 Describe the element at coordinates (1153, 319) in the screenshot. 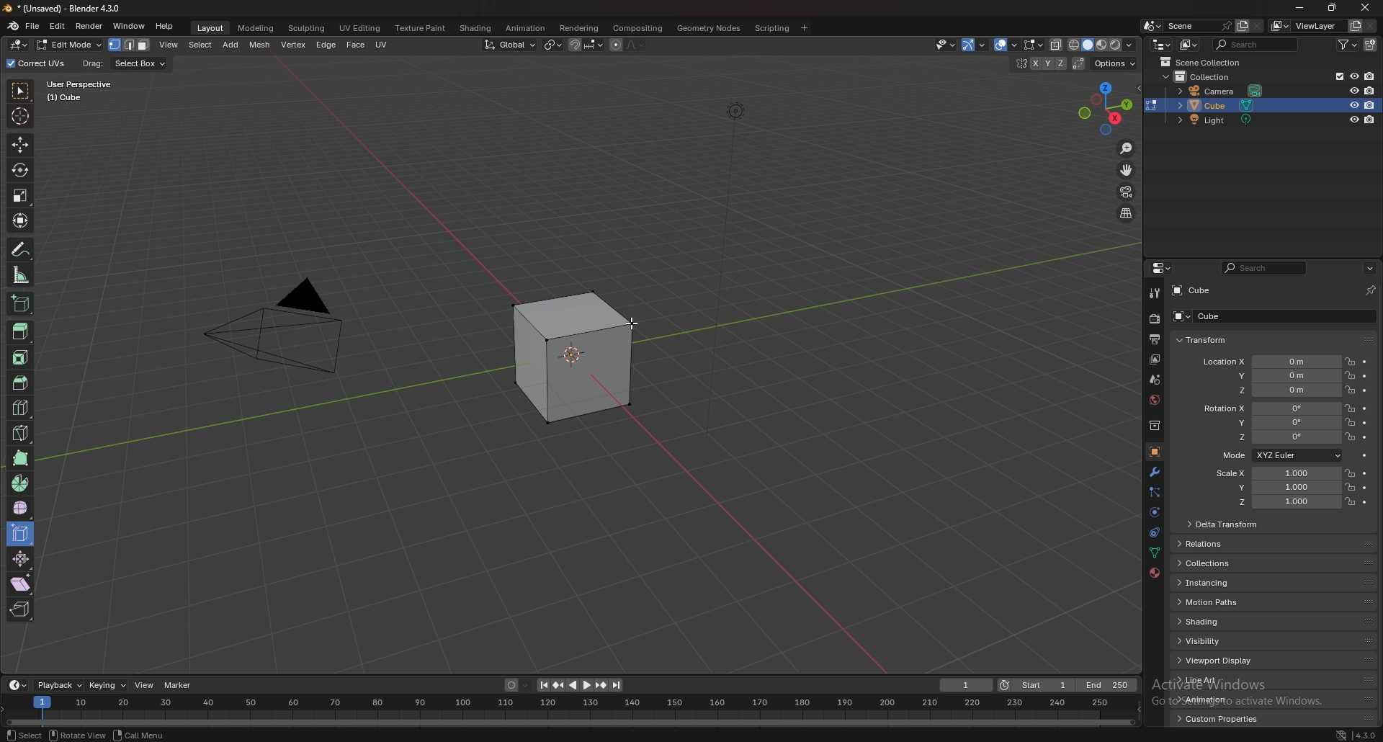

I see `render` at that location.